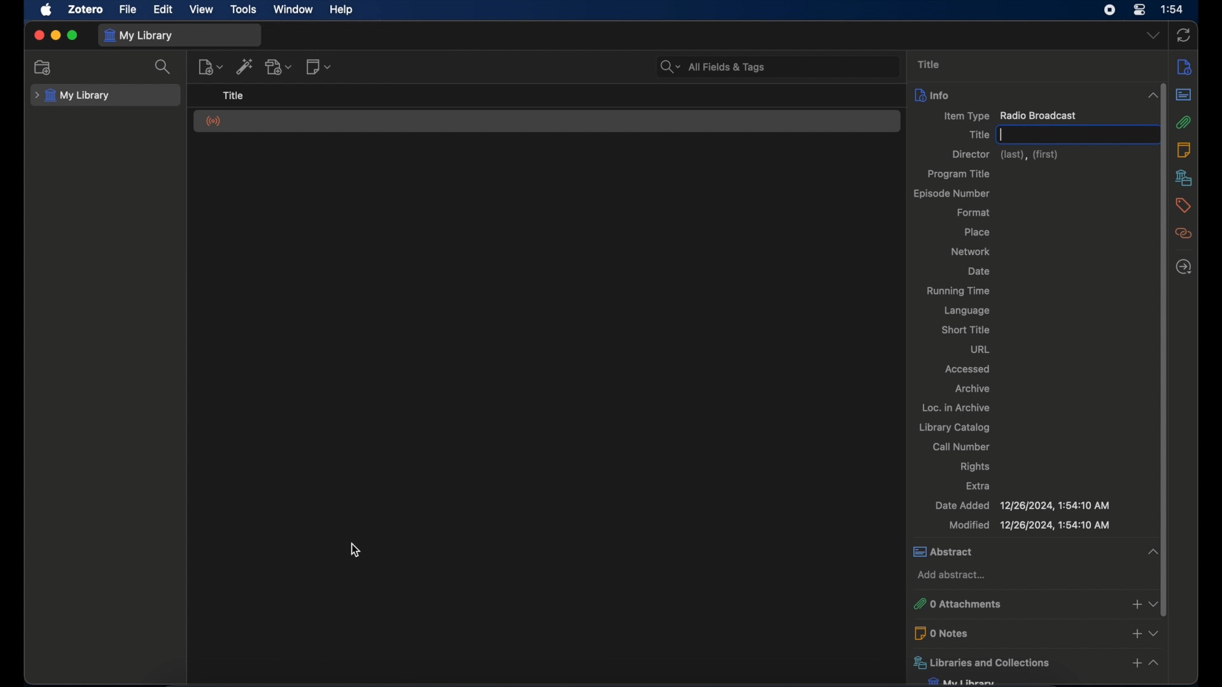  What do you see at coordinates (967, 369) in the screenshot?
I see `accessed` at bounding box center [967, 369].